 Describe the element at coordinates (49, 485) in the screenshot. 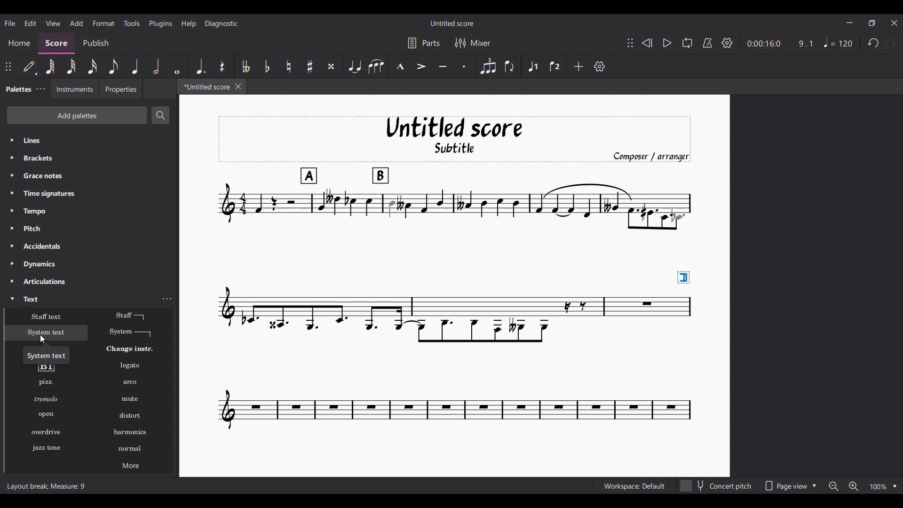

I see `Layout break; Measure: 9` at that location.